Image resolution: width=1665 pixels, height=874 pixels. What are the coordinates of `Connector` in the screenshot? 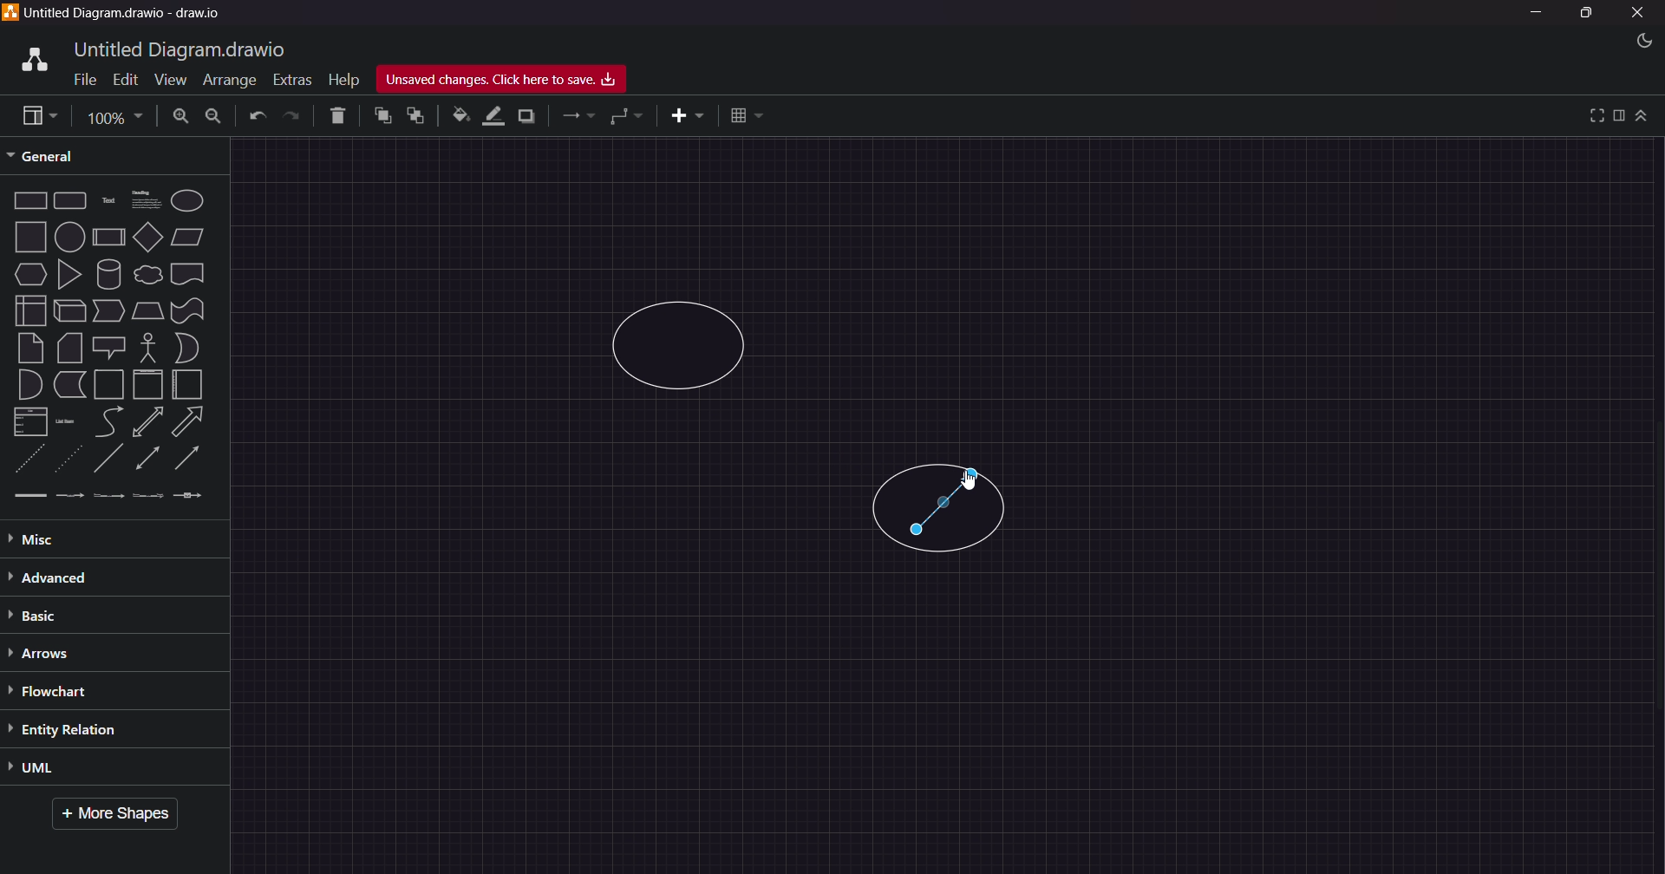 It's located at (948, 505).